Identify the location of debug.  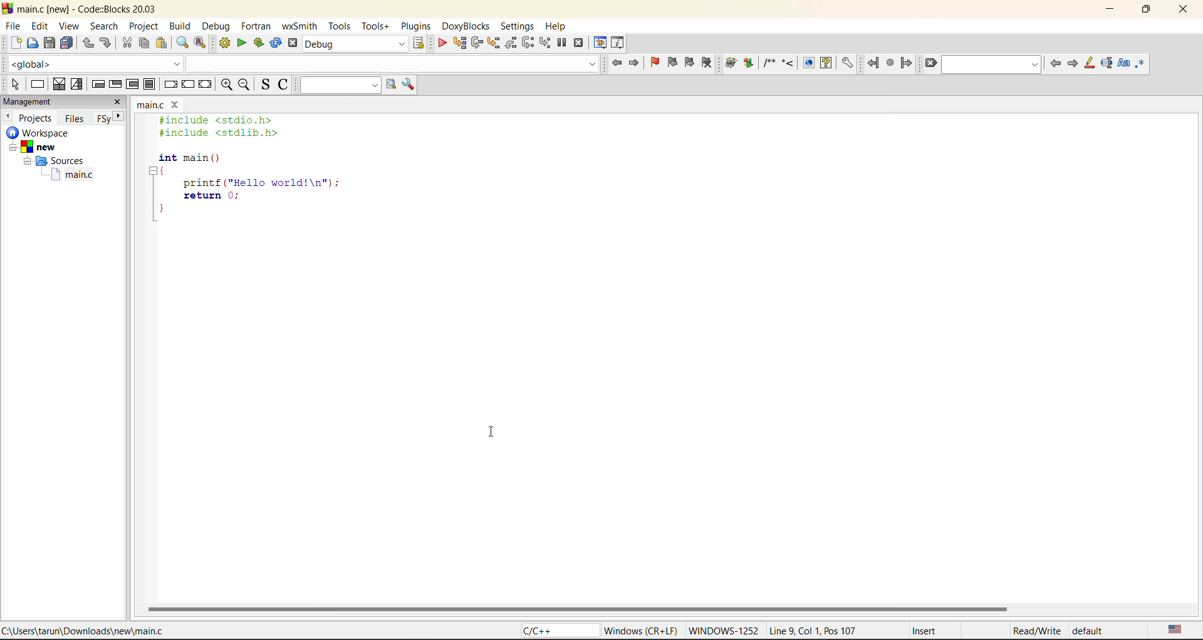
(440, 43).